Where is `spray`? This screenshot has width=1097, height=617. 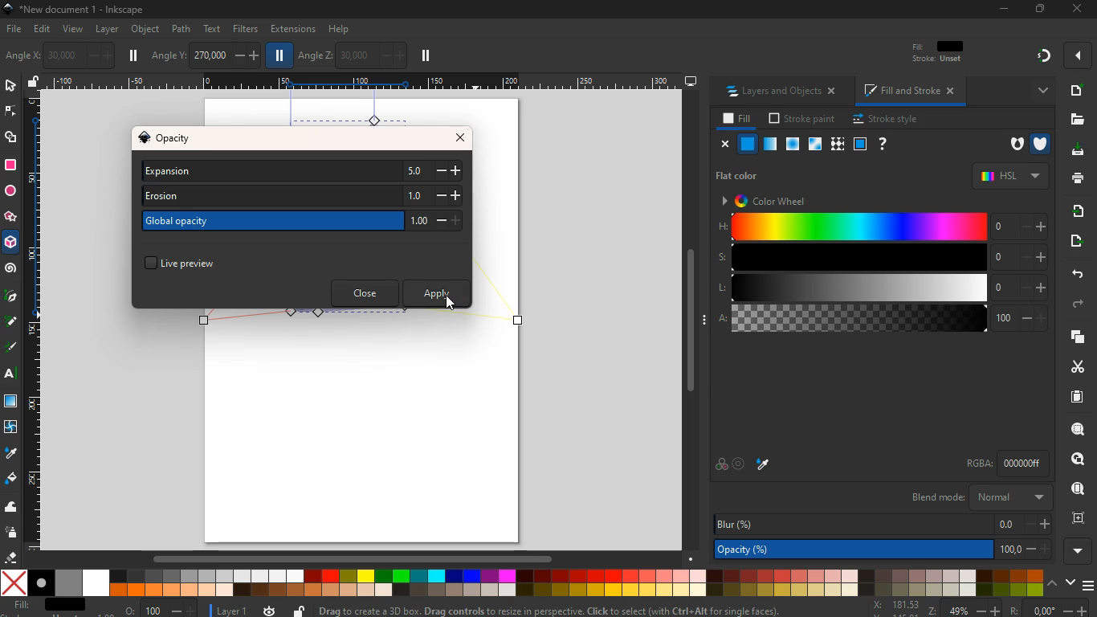 spray is located at coordinates (12, 533).